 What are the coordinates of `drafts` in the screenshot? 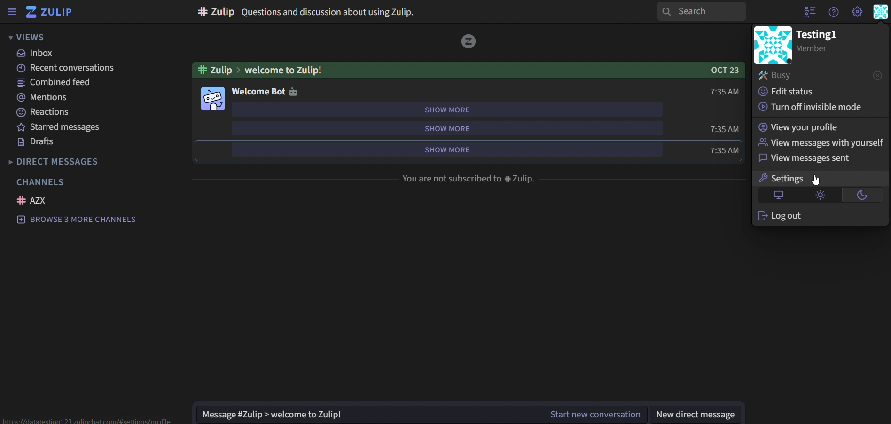 It's located at (36, 142).